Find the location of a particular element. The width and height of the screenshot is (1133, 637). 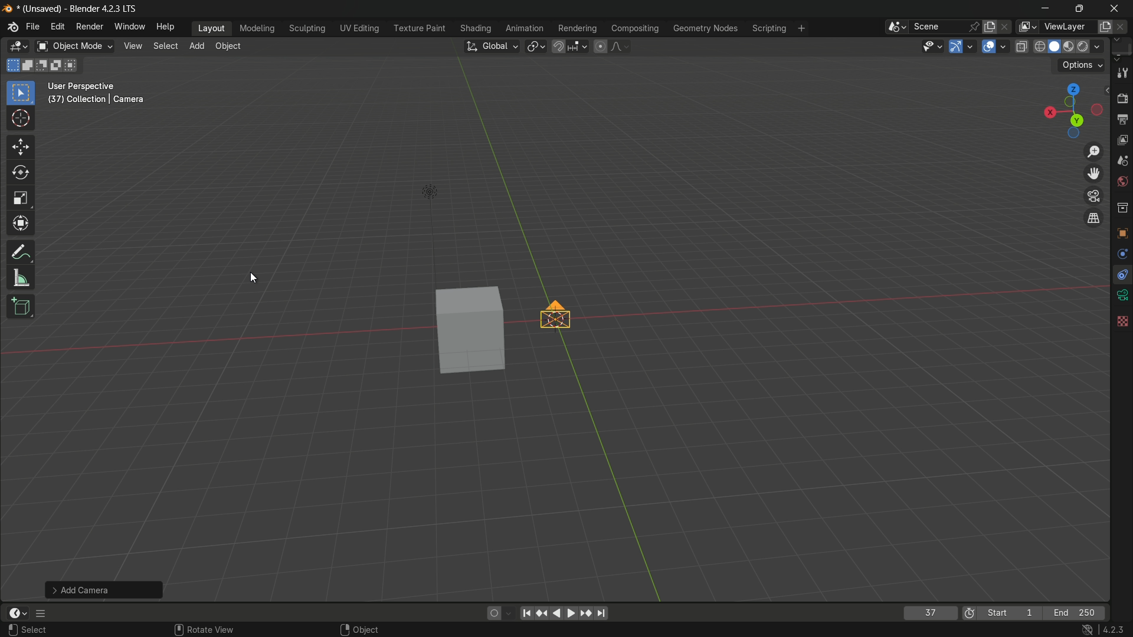

uv editing menu is located at coordinates (359, 28).